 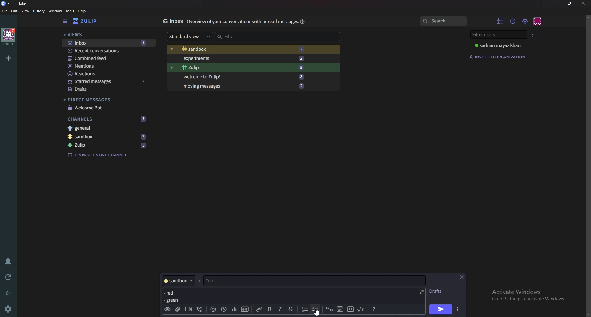 I want to click on Moving messages, so click(x=243, y=85).